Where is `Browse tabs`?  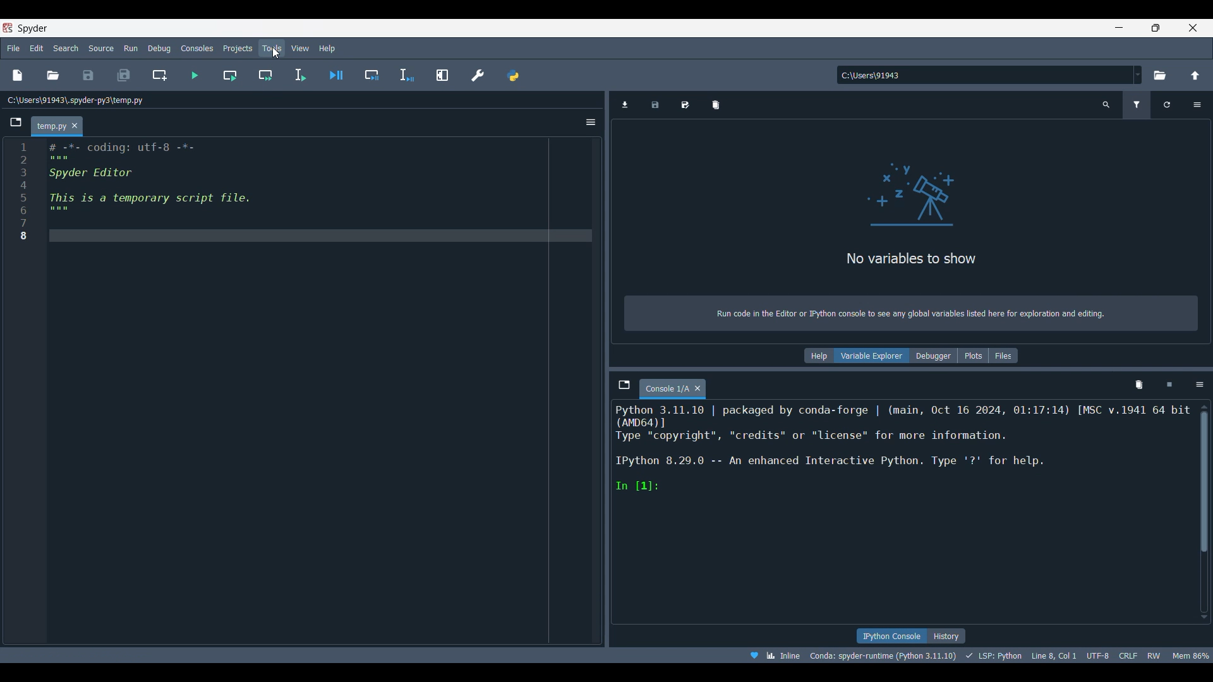 Browse tabs is located at coordinates (16, 123).